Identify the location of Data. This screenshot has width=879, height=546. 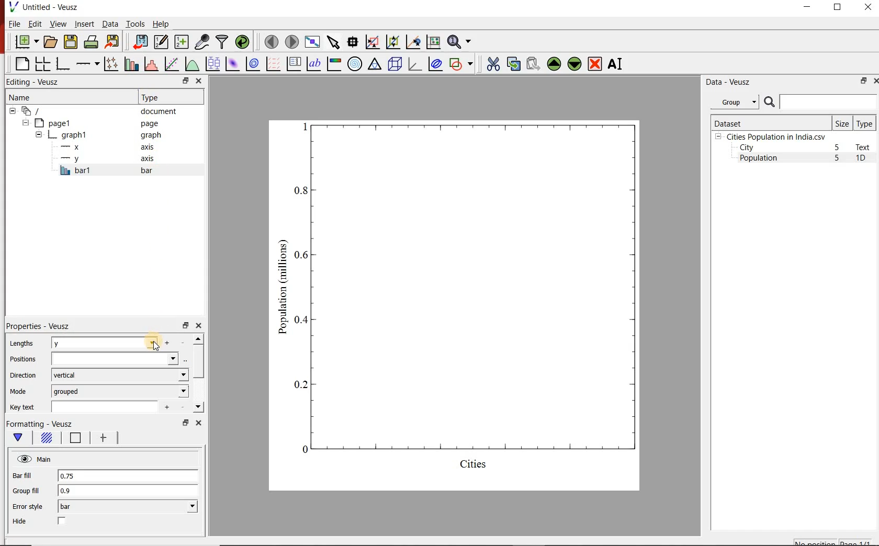
(110, 25).